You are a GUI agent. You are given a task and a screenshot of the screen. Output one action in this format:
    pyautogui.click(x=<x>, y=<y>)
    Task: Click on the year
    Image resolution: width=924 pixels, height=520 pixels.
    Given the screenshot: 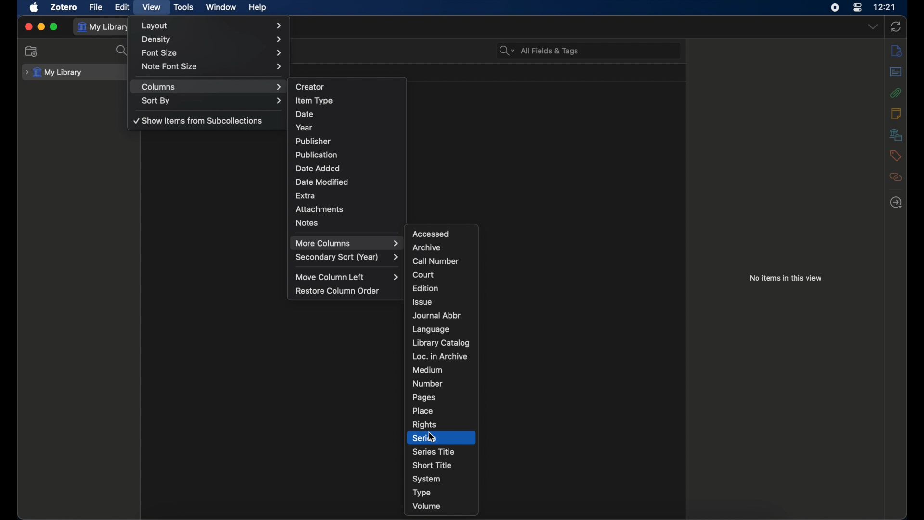 What is the action you would take?
    pyautogui.click(x=304, y=128)
    